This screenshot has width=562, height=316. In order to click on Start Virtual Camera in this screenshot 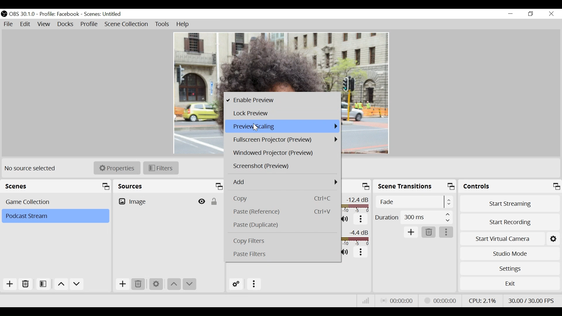, I will do `click(510, 238)`.